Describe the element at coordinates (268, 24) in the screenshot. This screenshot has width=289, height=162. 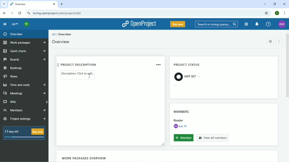
I see `Help` at that location.